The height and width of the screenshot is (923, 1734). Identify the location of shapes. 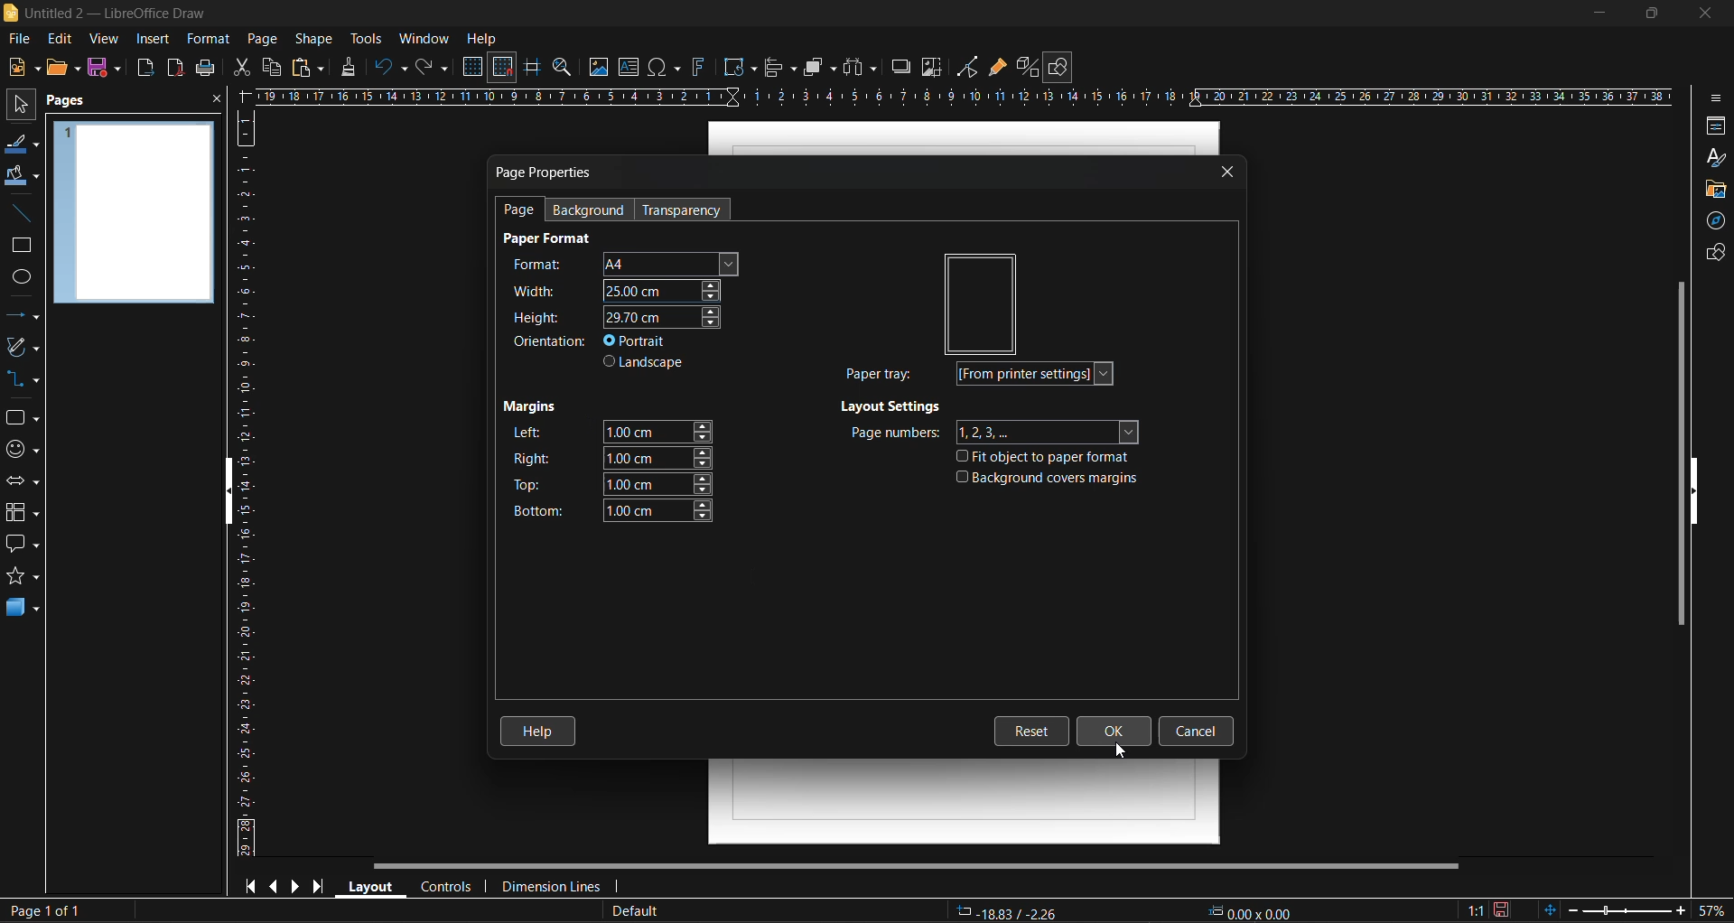
(1713, 255).